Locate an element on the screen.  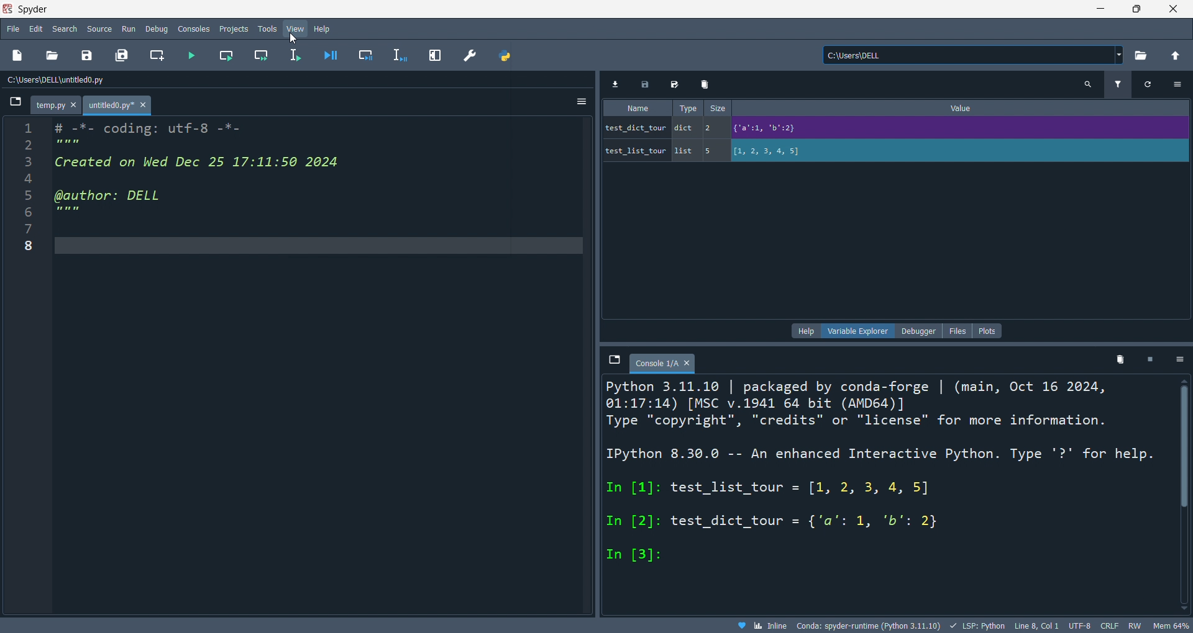
tools is located at coordinates (266, 29).